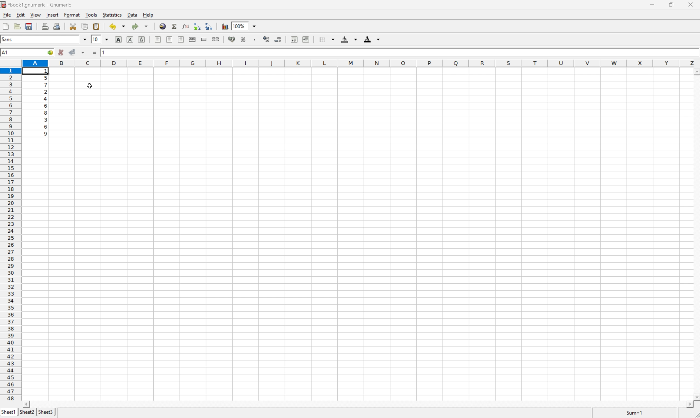  What do you see at coordinates (308, 40) in the screenshot?
I see `increase indent` at bounding box center [308, 40].